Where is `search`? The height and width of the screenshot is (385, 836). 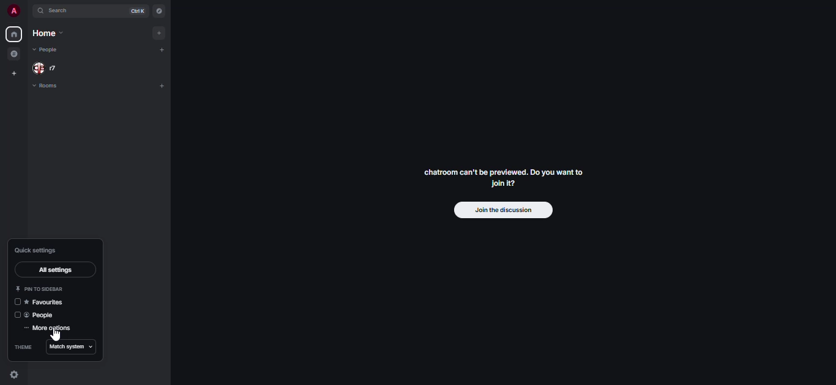 search is located at coordinates (62, 12).